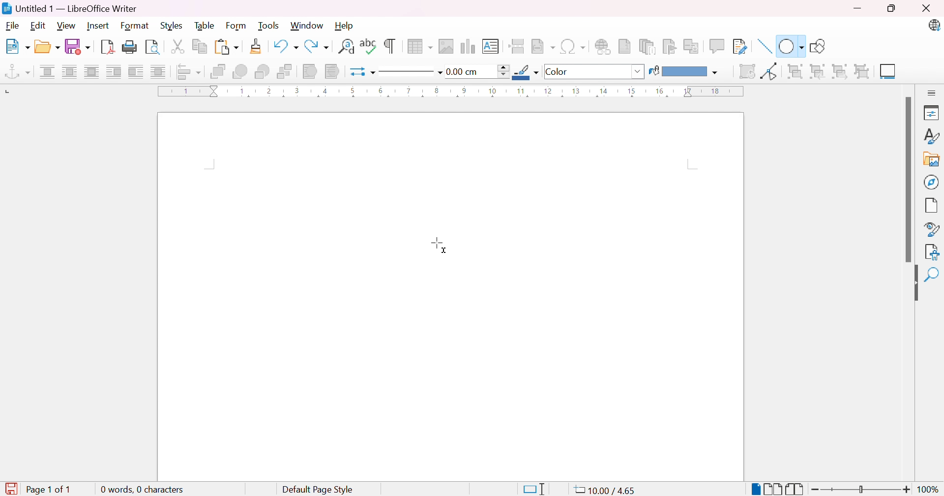 This screenshot has width=944, height=496. What do you see at coordinates (932, 207) in the screenshot?
I see `Page` at bounding box center [932, 207].